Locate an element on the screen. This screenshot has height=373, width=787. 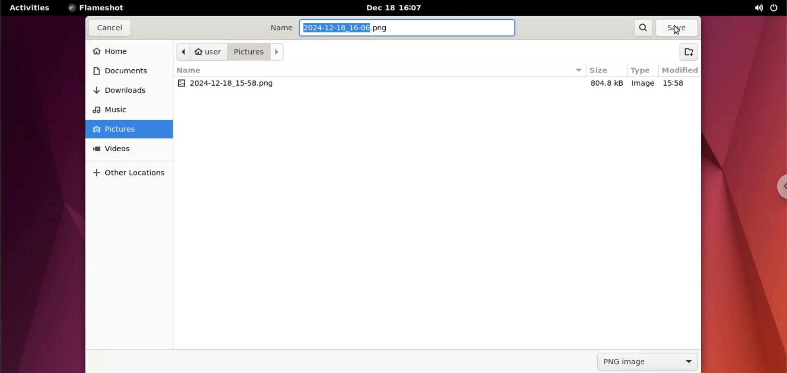
music is located at coordinates (120, 109).